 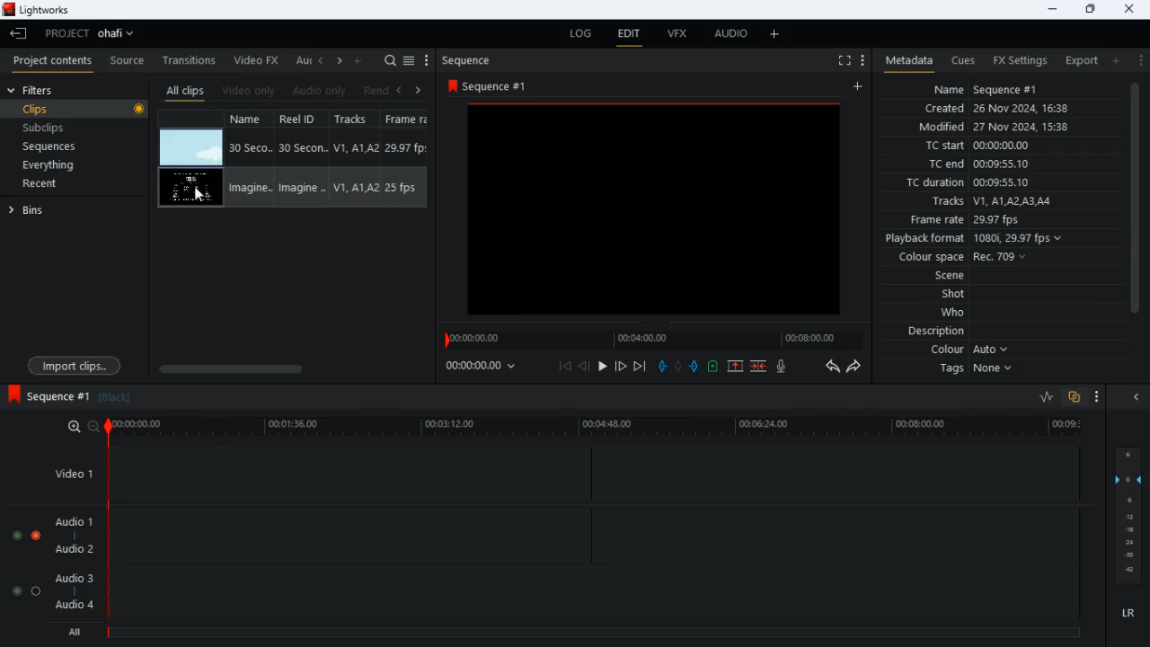 I want to click on export, so click(x=1083, y=60).